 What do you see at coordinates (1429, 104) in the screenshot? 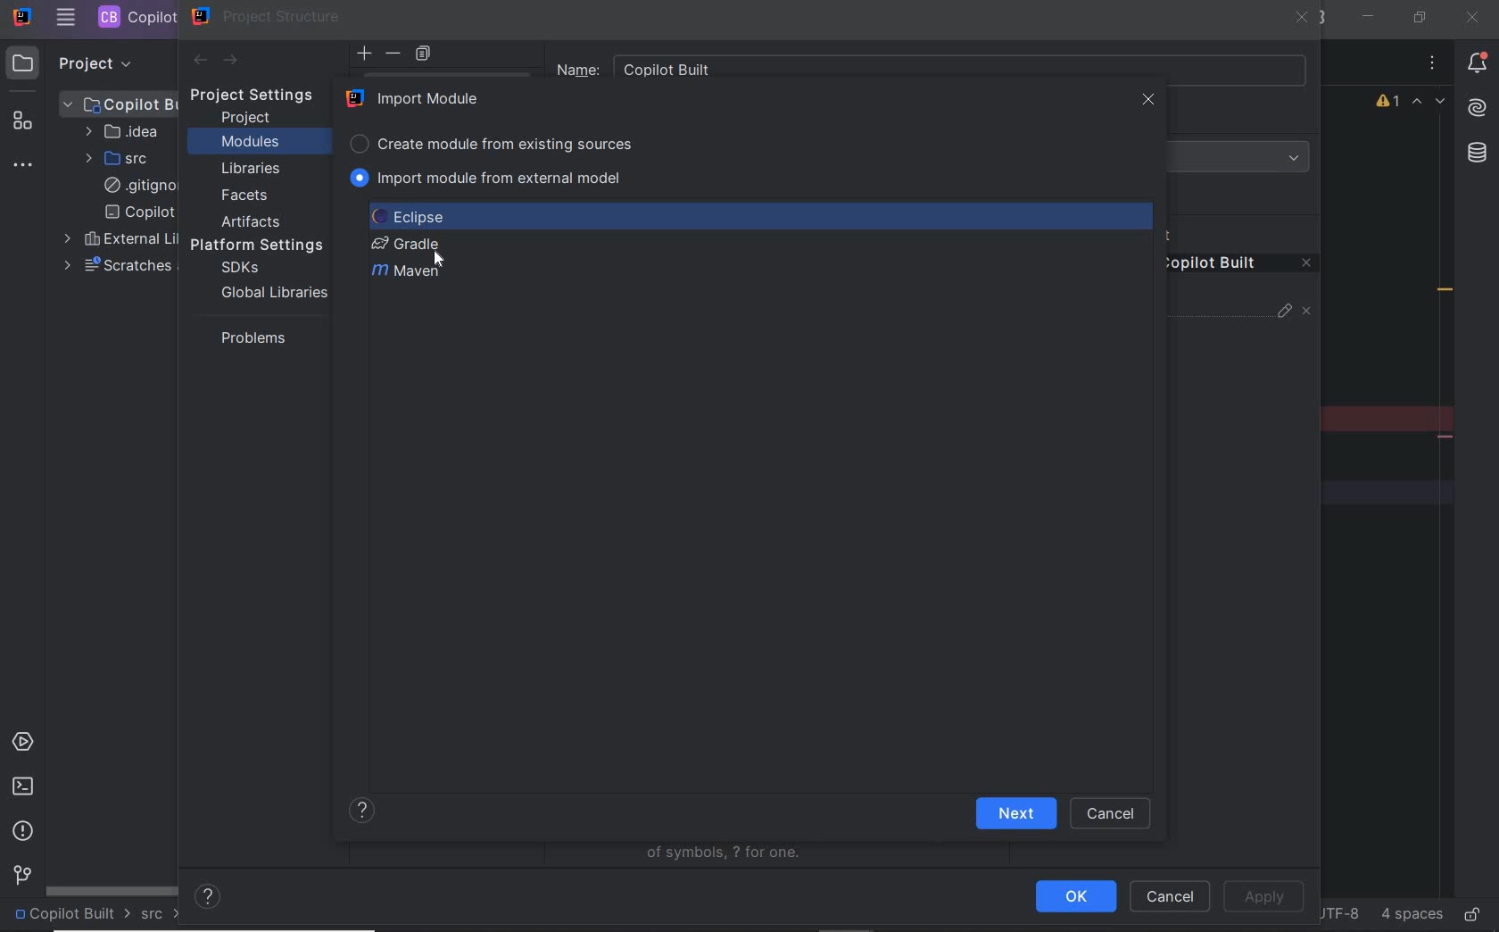
I see `highlighted errors` at bounding box center [1429, 104].